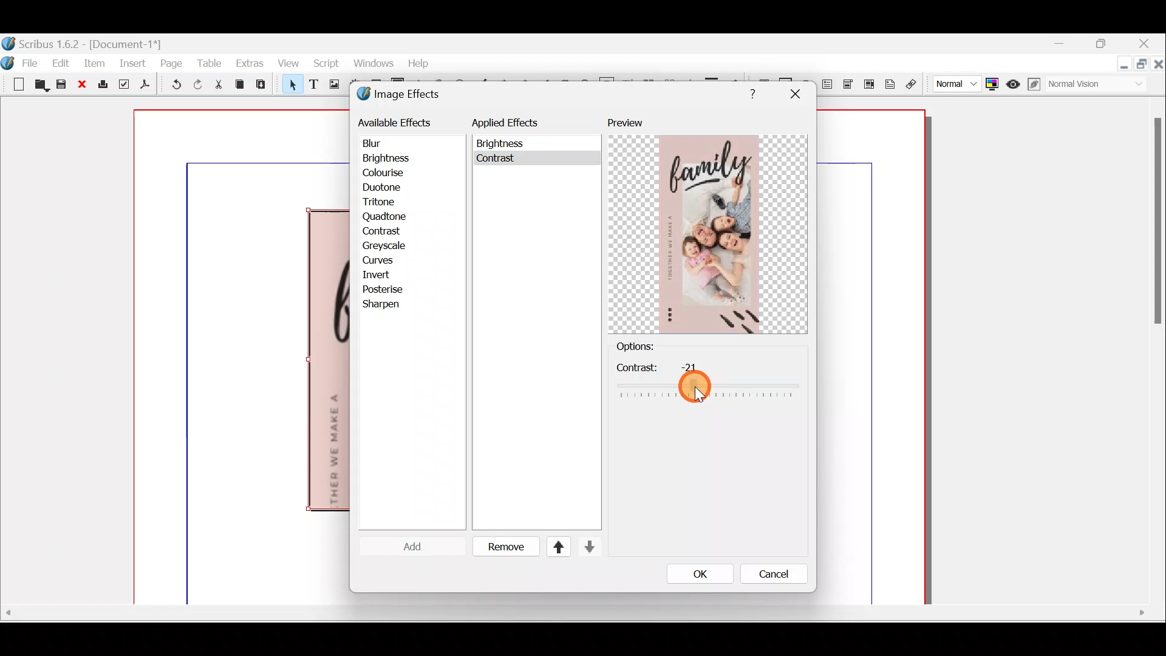  What do you see at coordinates (83, 43) in the screenshot?
I see `Document name` at bounding box center [83, 43].